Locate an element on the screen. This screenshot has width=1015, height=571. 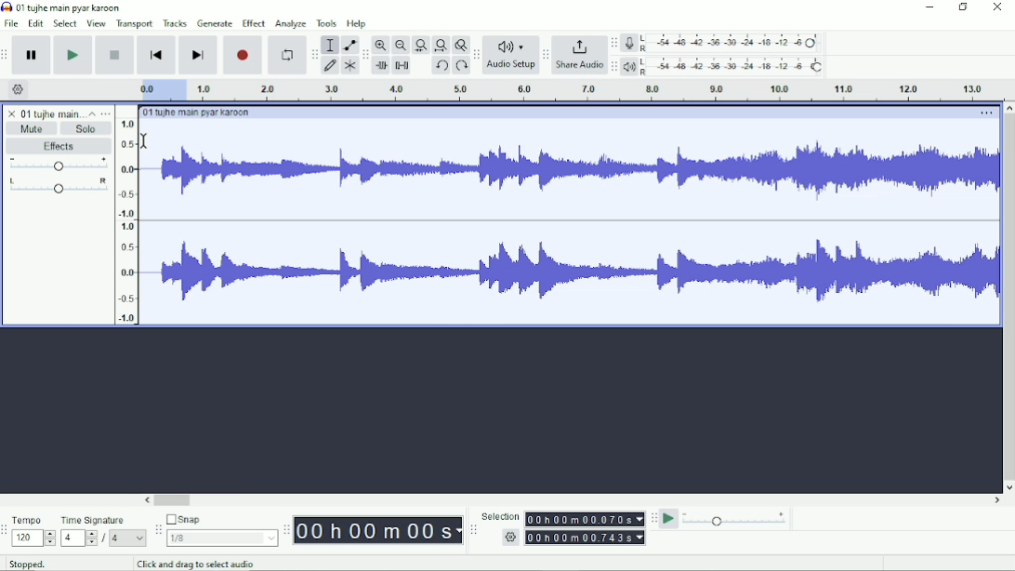
Mute is located at coordinates (33, 128).